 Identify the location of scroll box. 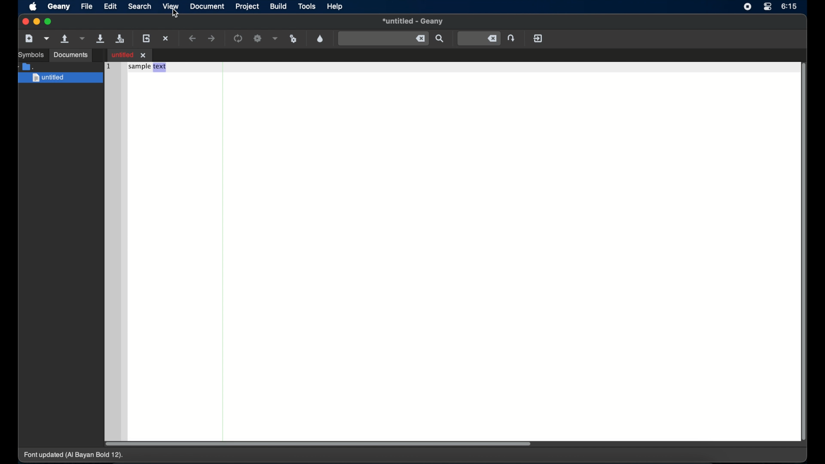
(805, 253).